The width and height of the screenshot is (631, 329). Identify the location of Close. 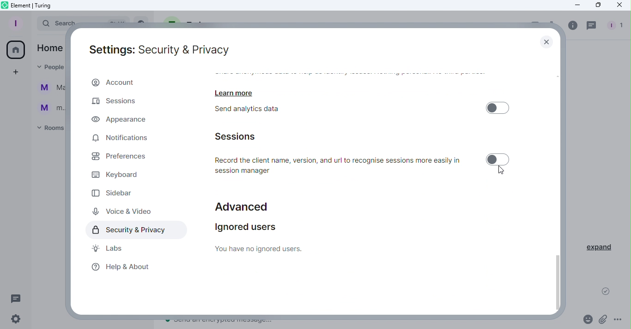
(619, 6).